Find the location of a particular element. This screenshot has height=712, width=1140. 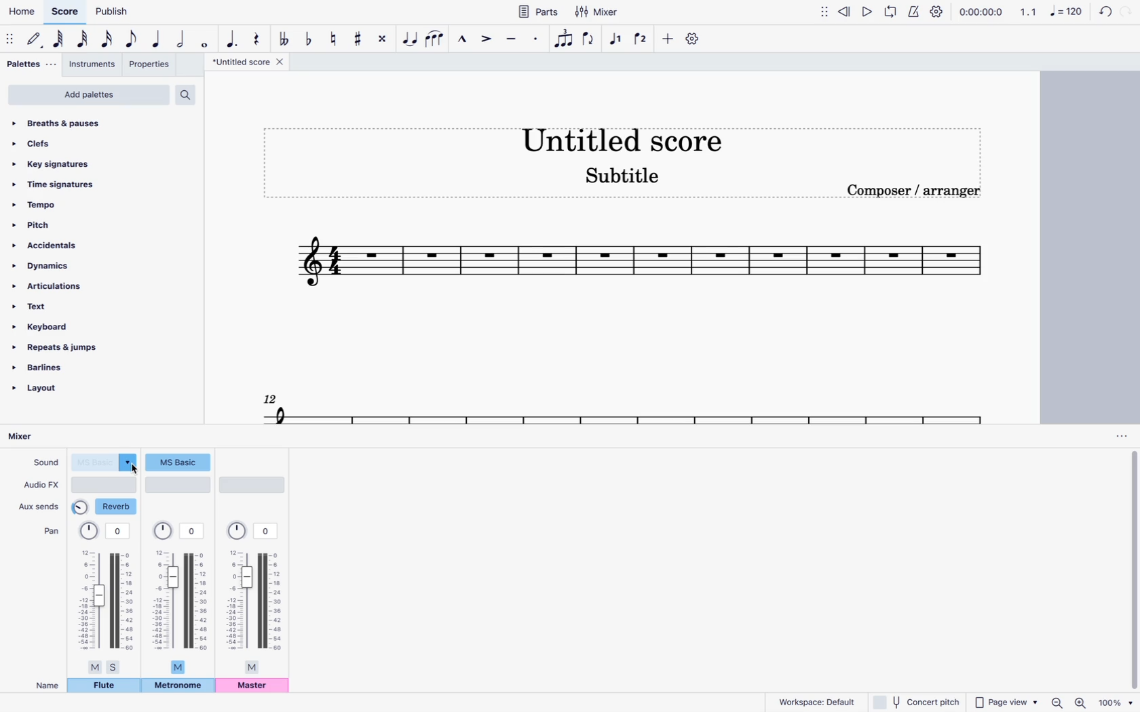

barlines is located at coordinates (56, 370).